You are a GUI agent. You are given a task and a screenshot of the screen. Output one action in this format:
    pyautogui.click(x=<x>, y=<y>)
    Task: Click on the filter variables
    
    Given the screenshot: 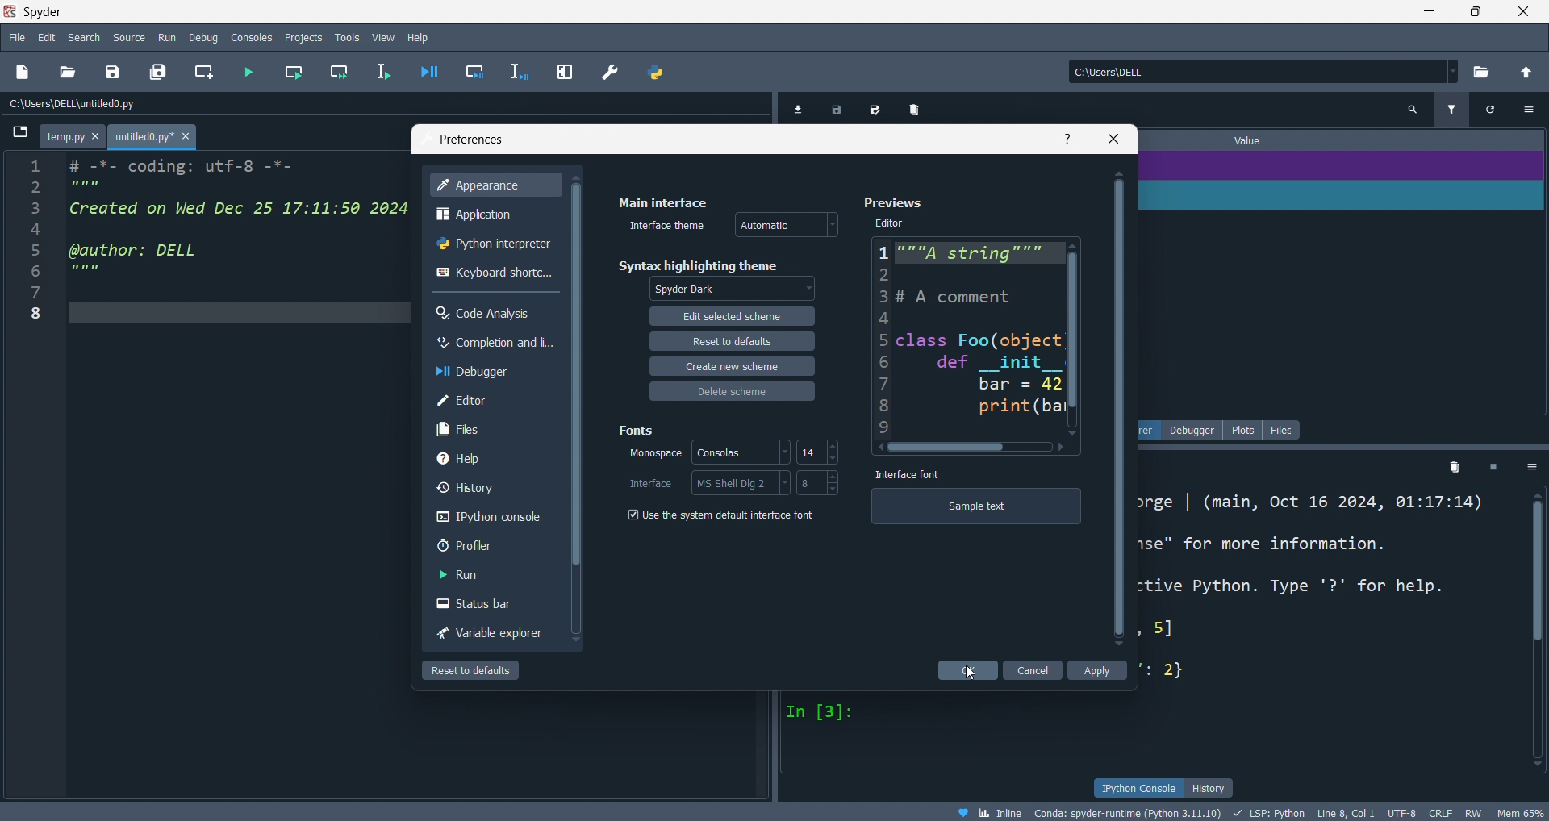 What is the action you would take?
    pyautogui.click(x=1451, y=111)
    